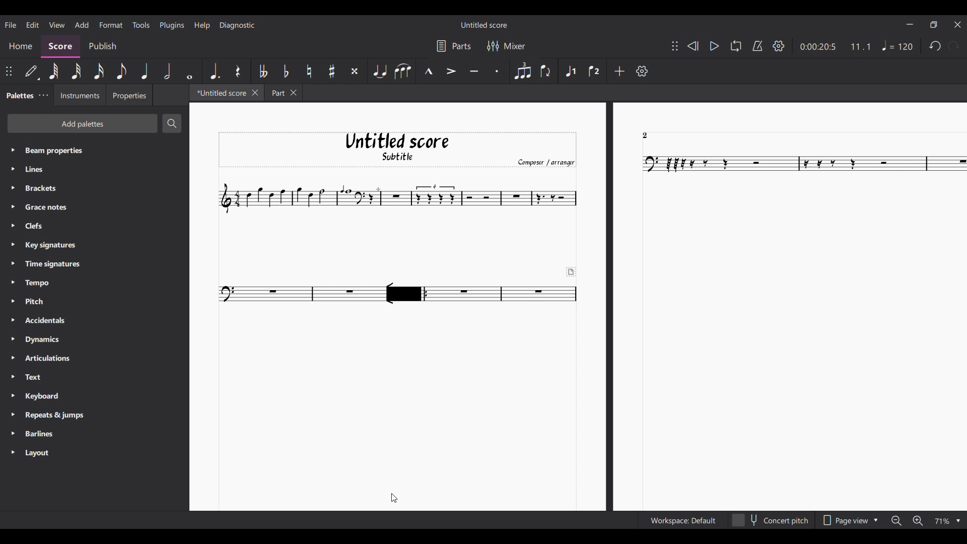 The height and width of the screenshot is (544, 967). I want to click on Toggle sharp, so click(331, 71).